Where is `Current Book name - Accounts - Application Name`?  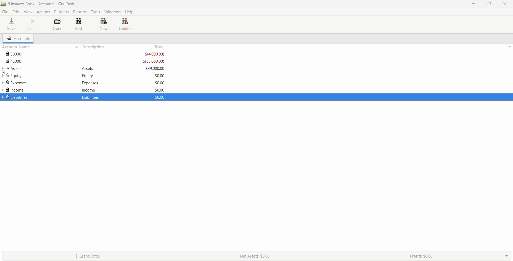 Current Book name - Accounts - Application Name is located at coordinates (43, 4).